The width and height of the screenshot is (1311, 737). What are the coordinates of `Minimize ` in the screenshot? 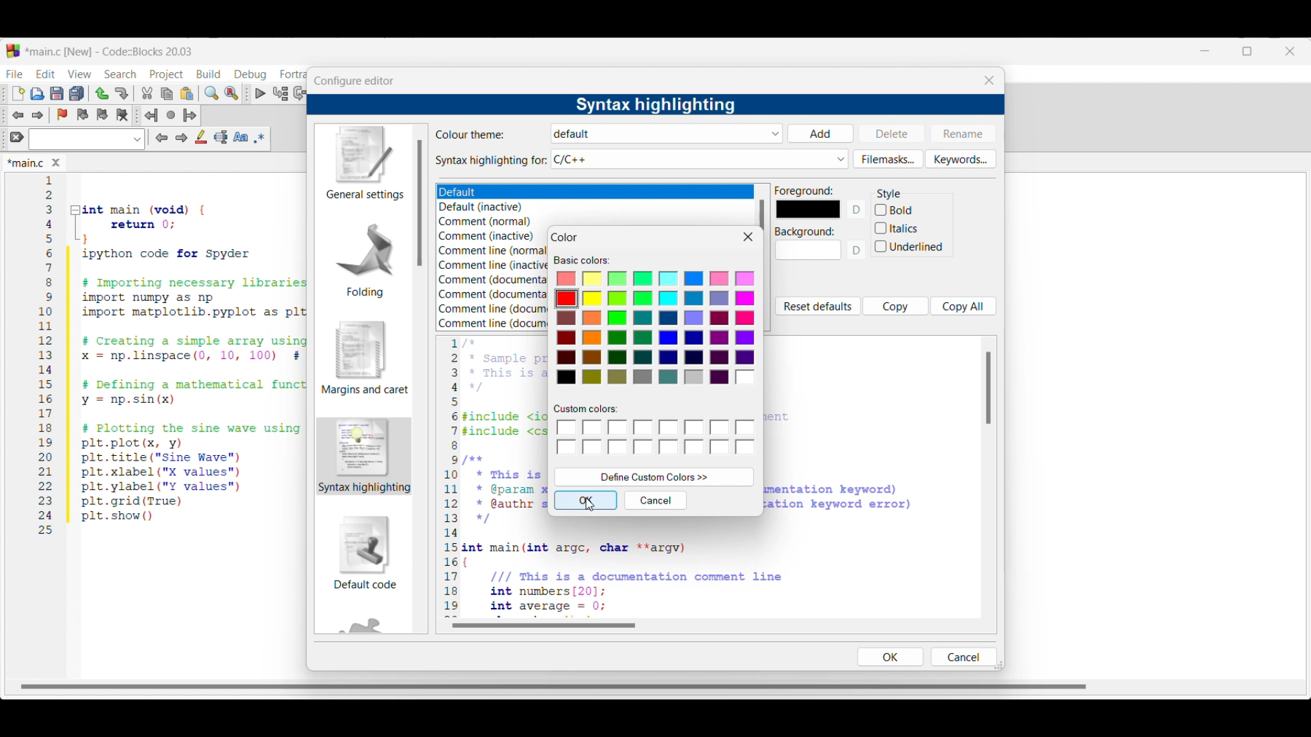 It's located at (1205, 51).